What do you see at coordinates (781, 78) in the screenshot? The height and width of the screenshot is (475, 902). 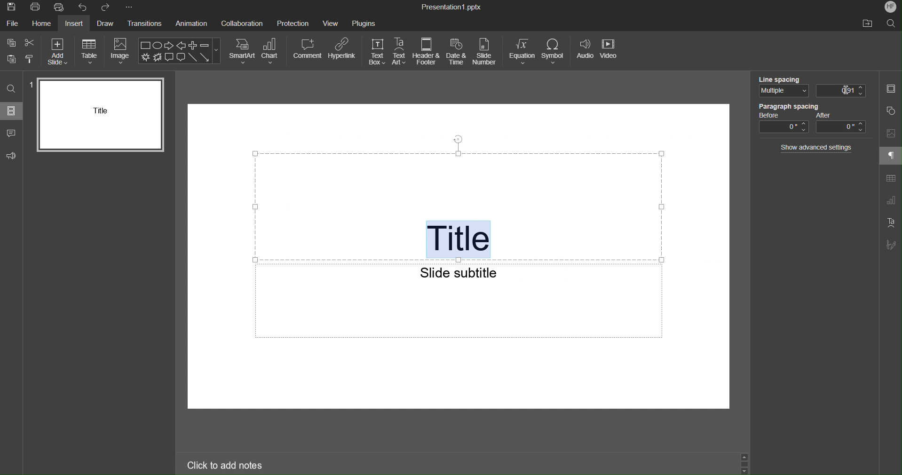 I see `Line Spacing ` at bounding box center [781, 78].